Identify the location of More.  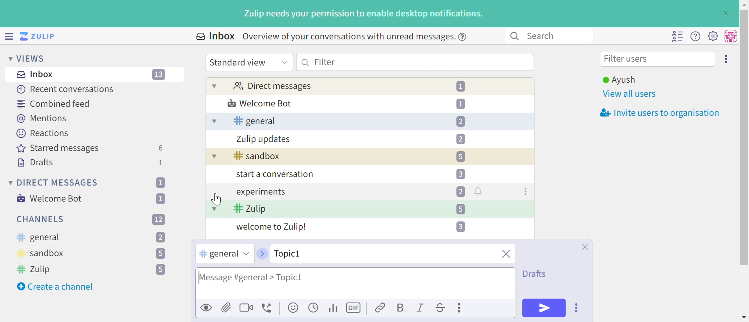
(461, 308).